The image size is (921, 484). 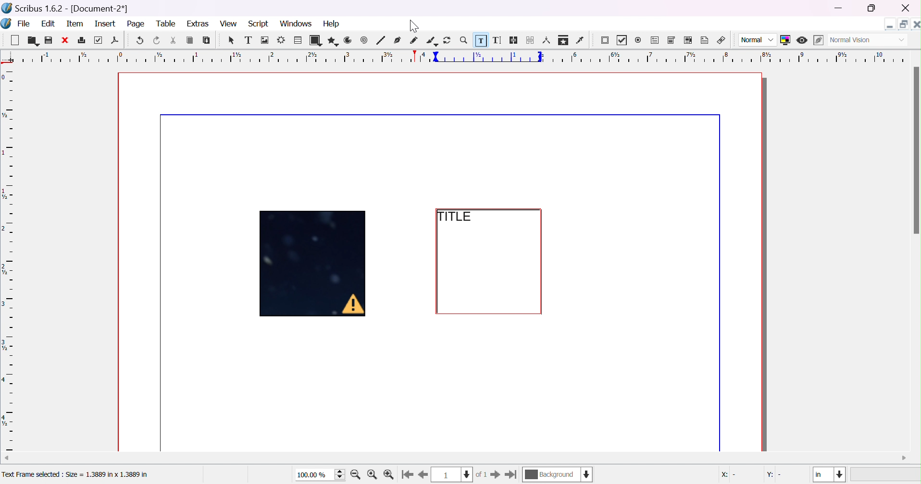 What do you see at coordinates (915, 150) in the screenshot?
I see `scroll bar` at bounding box center [915, 150].